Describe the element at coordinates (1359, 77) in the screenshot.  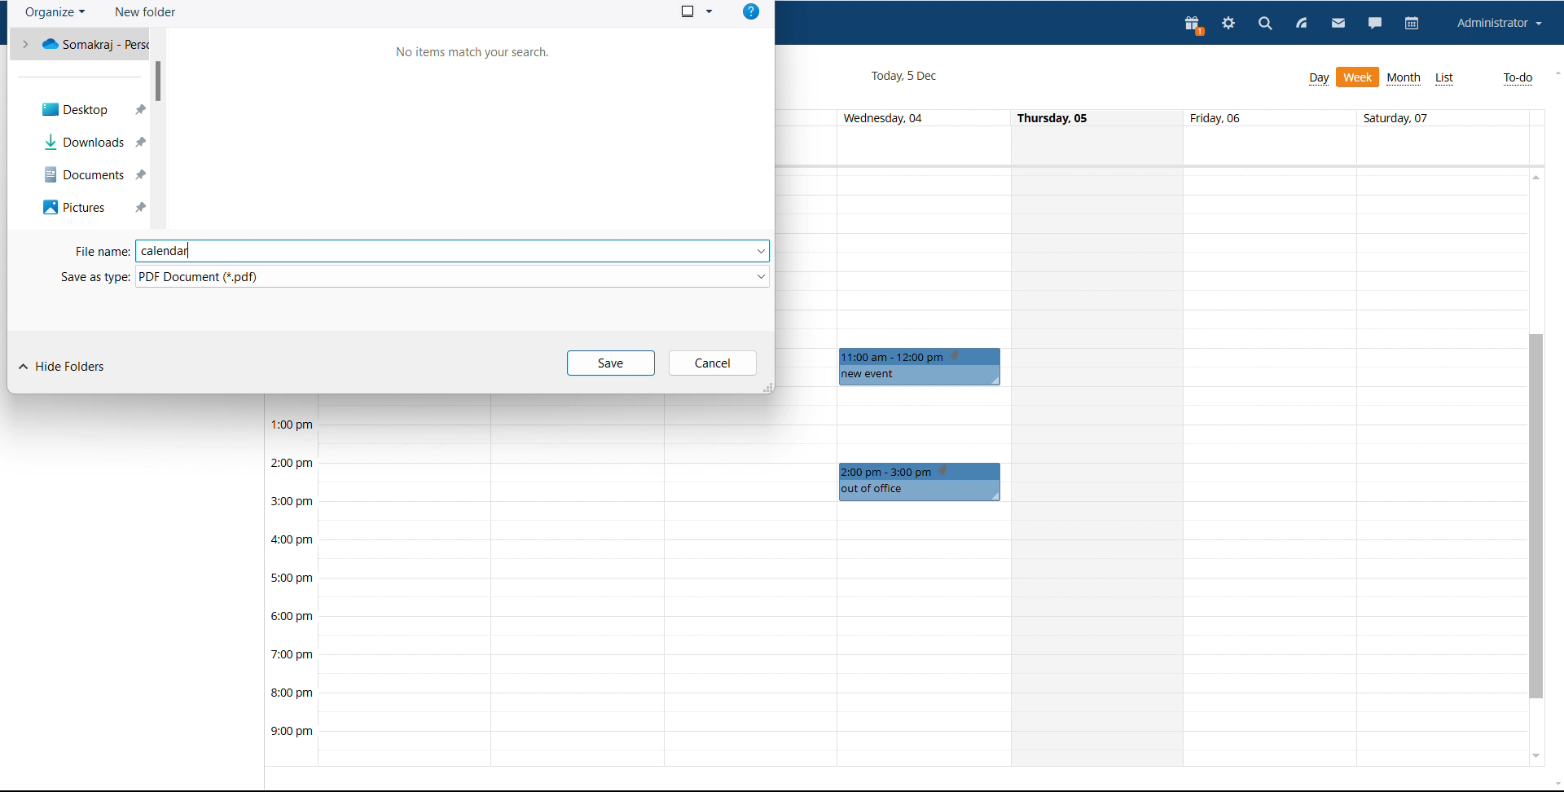
I see `week view` at that location.